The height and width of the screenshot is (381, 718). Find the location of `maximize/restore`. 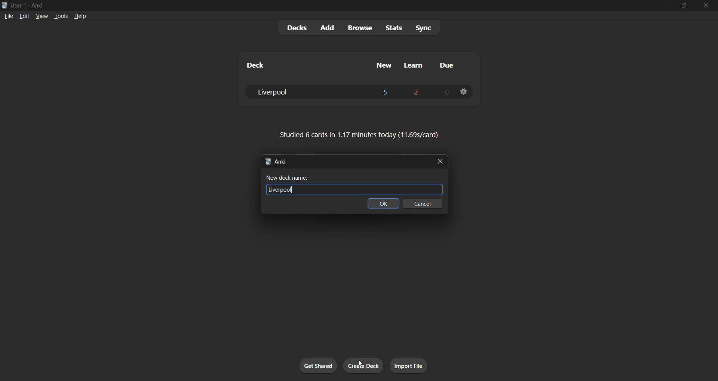

maximize/restore is located at coordinates (680, 6).